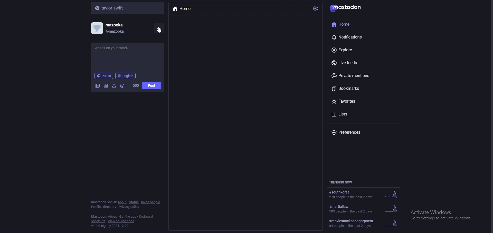  Describe the element at coordinates (130, 207) in the screenshot. I see `privacy policy` at that location.